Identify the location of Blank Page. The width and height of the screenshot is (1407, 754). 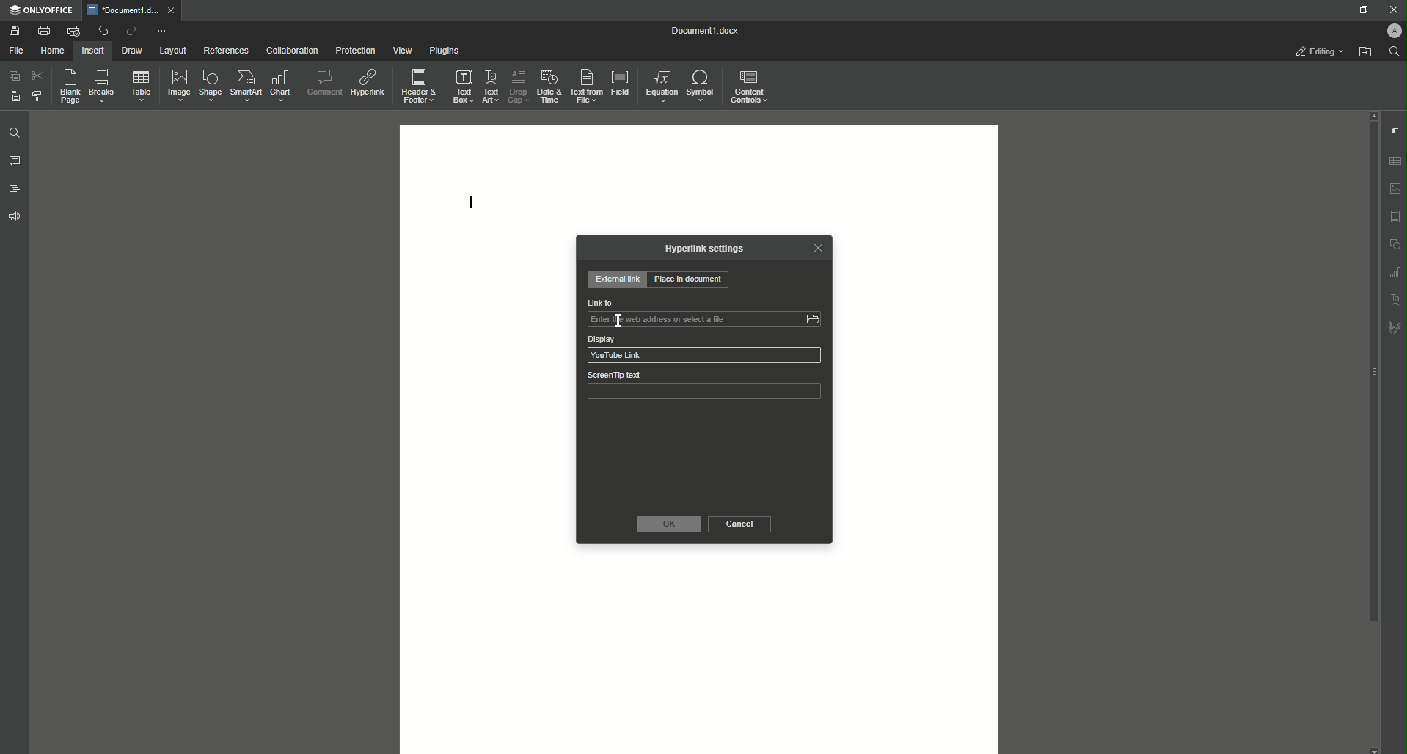
(69, 86).